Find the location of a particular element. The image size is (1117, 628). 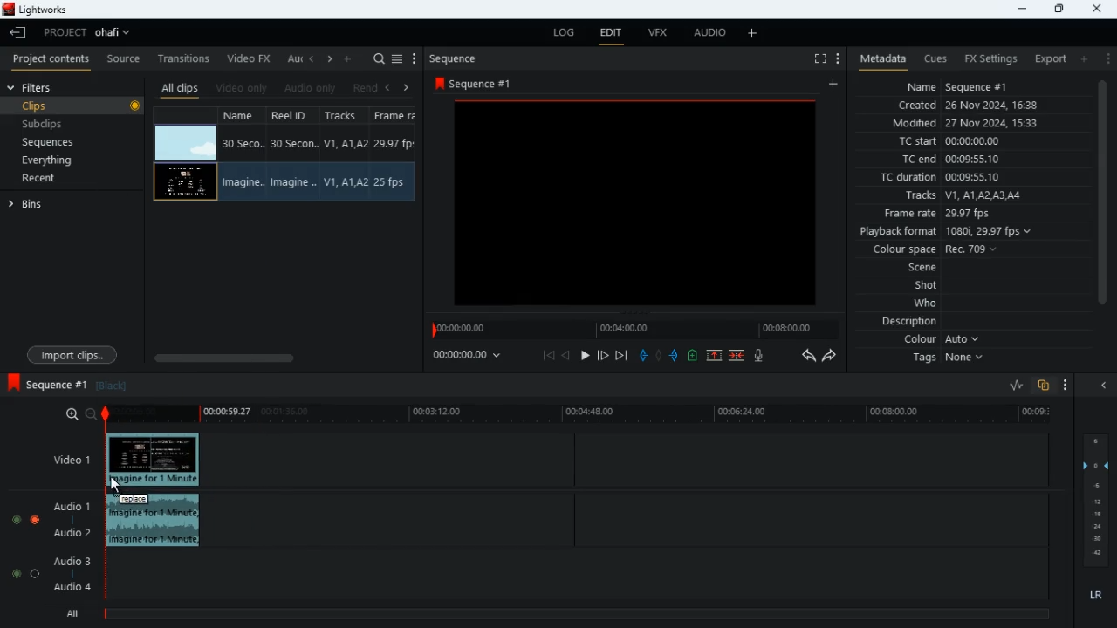

sequences is located at coordinates (61, 142).